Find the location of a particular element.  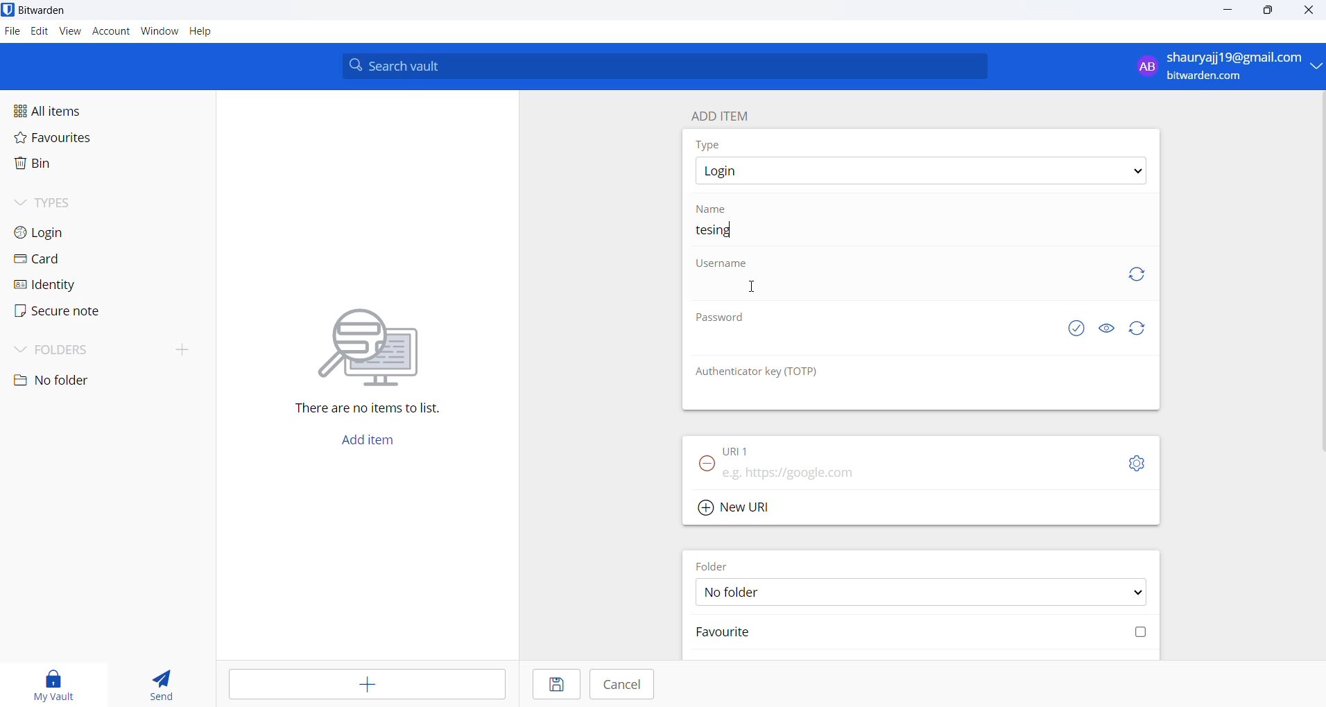

Folder is located at coordinates (717, 564).